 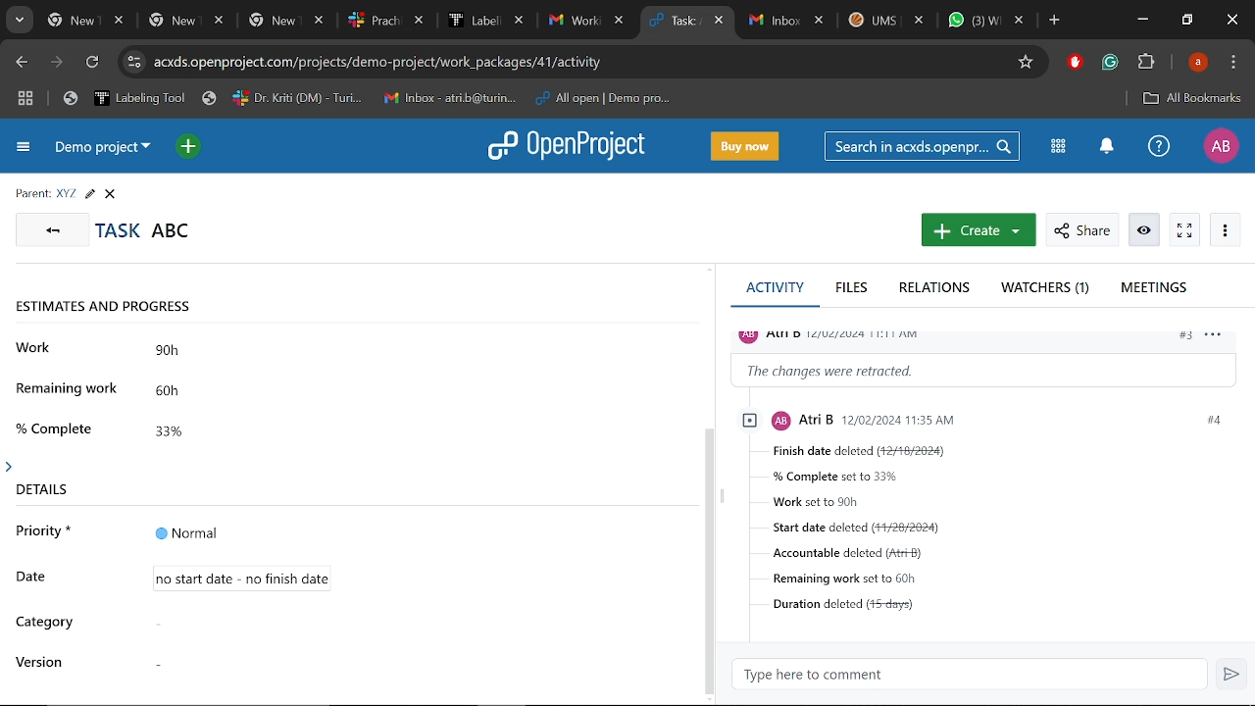 I want to click on More, so click(x=1224, y=228).